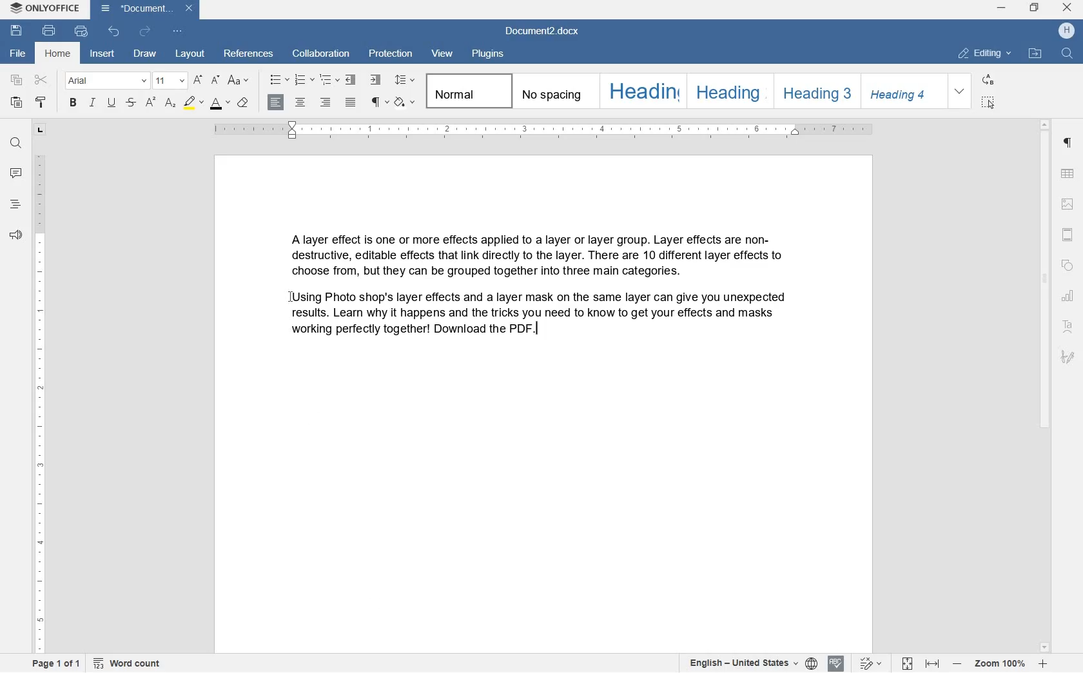 The width and height of the screenshot is (1083, 673). Describe the element at coordinates (60, 55) in the screenshot. I see `HOME` at that location.